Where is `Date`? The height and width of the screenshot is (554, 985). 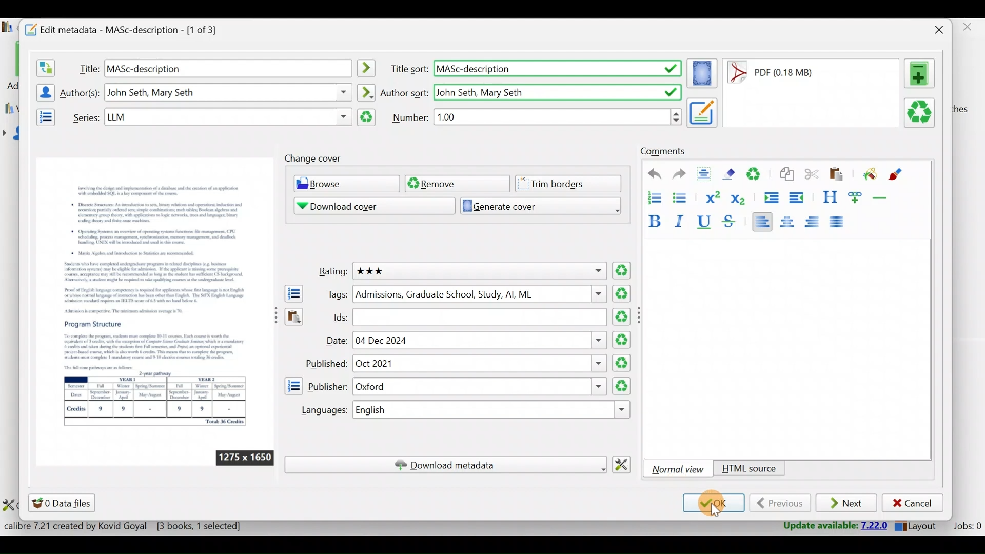 Date is located at coordinates (335, 342).